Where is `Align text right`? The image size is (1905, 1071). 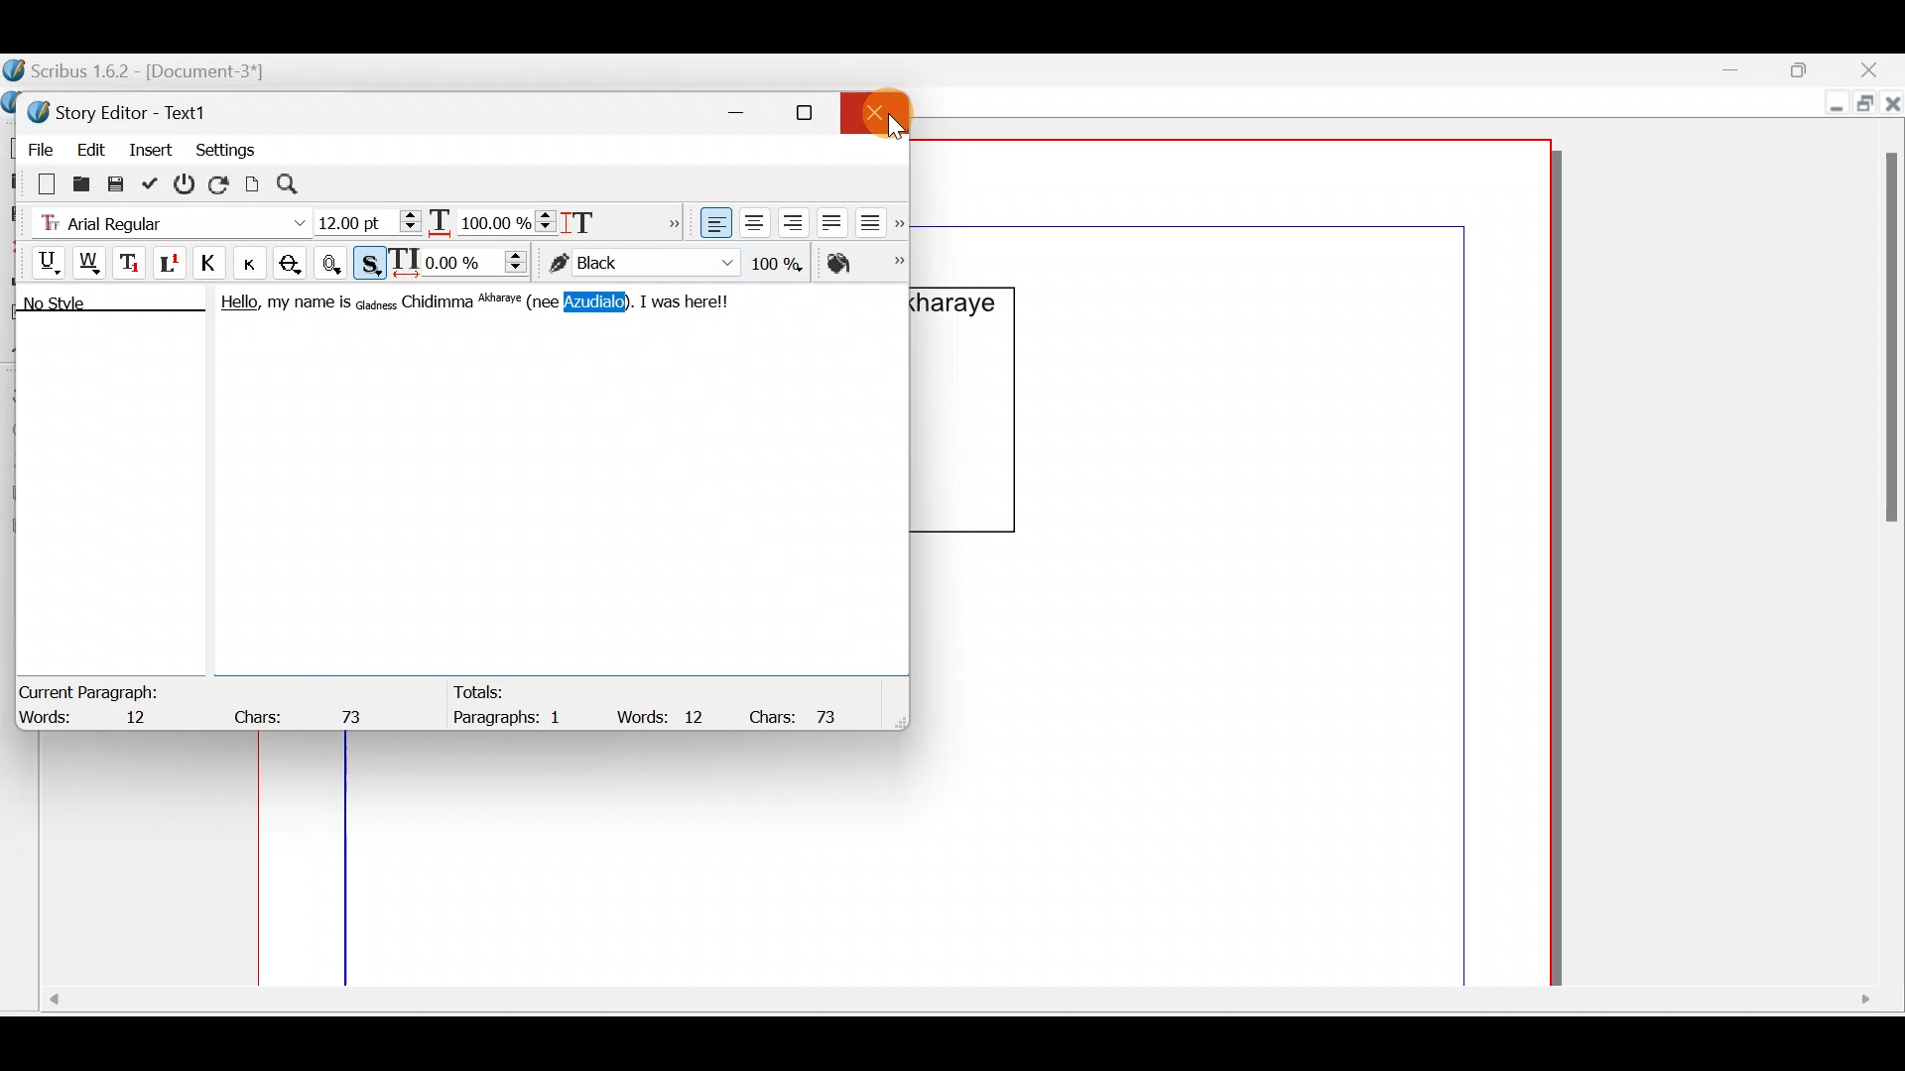 Align text right is located at coordinates (789, 223).